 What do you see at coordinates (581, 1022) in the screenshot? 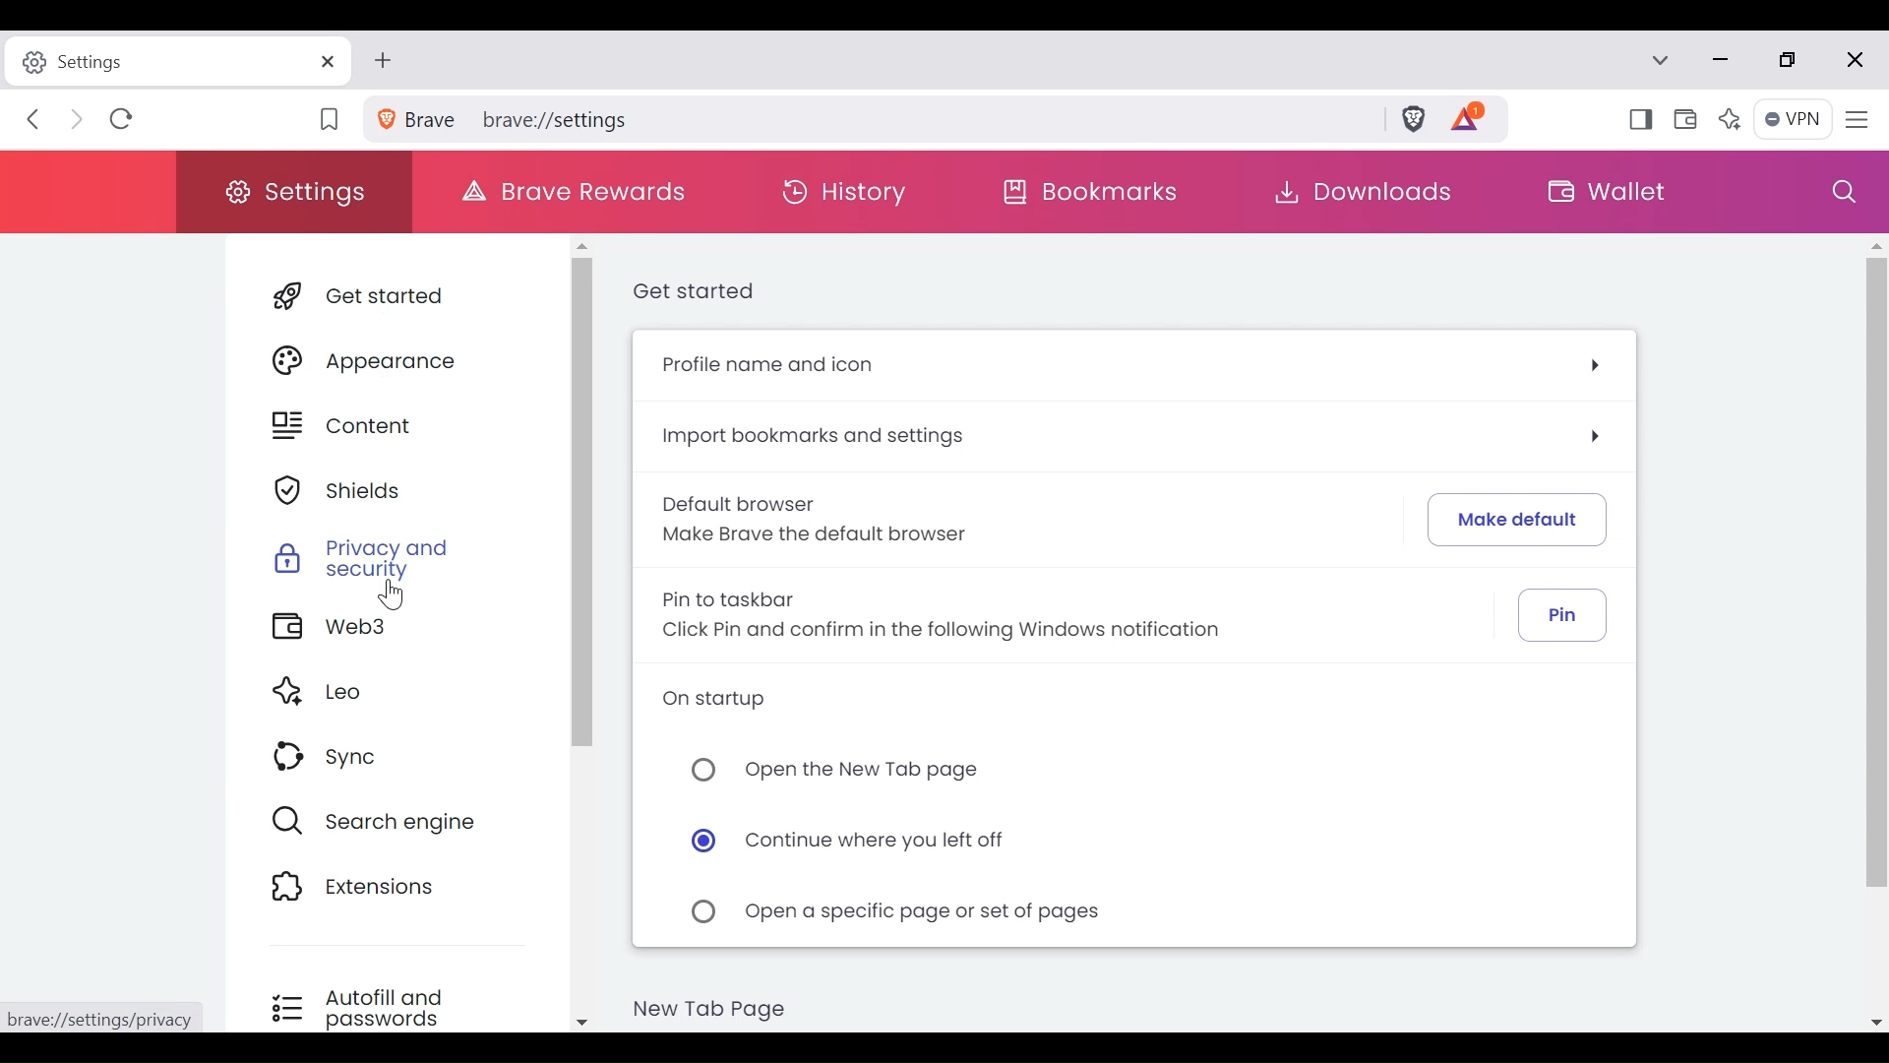
I see `Scroll down` at bounding box center [581, 1022].